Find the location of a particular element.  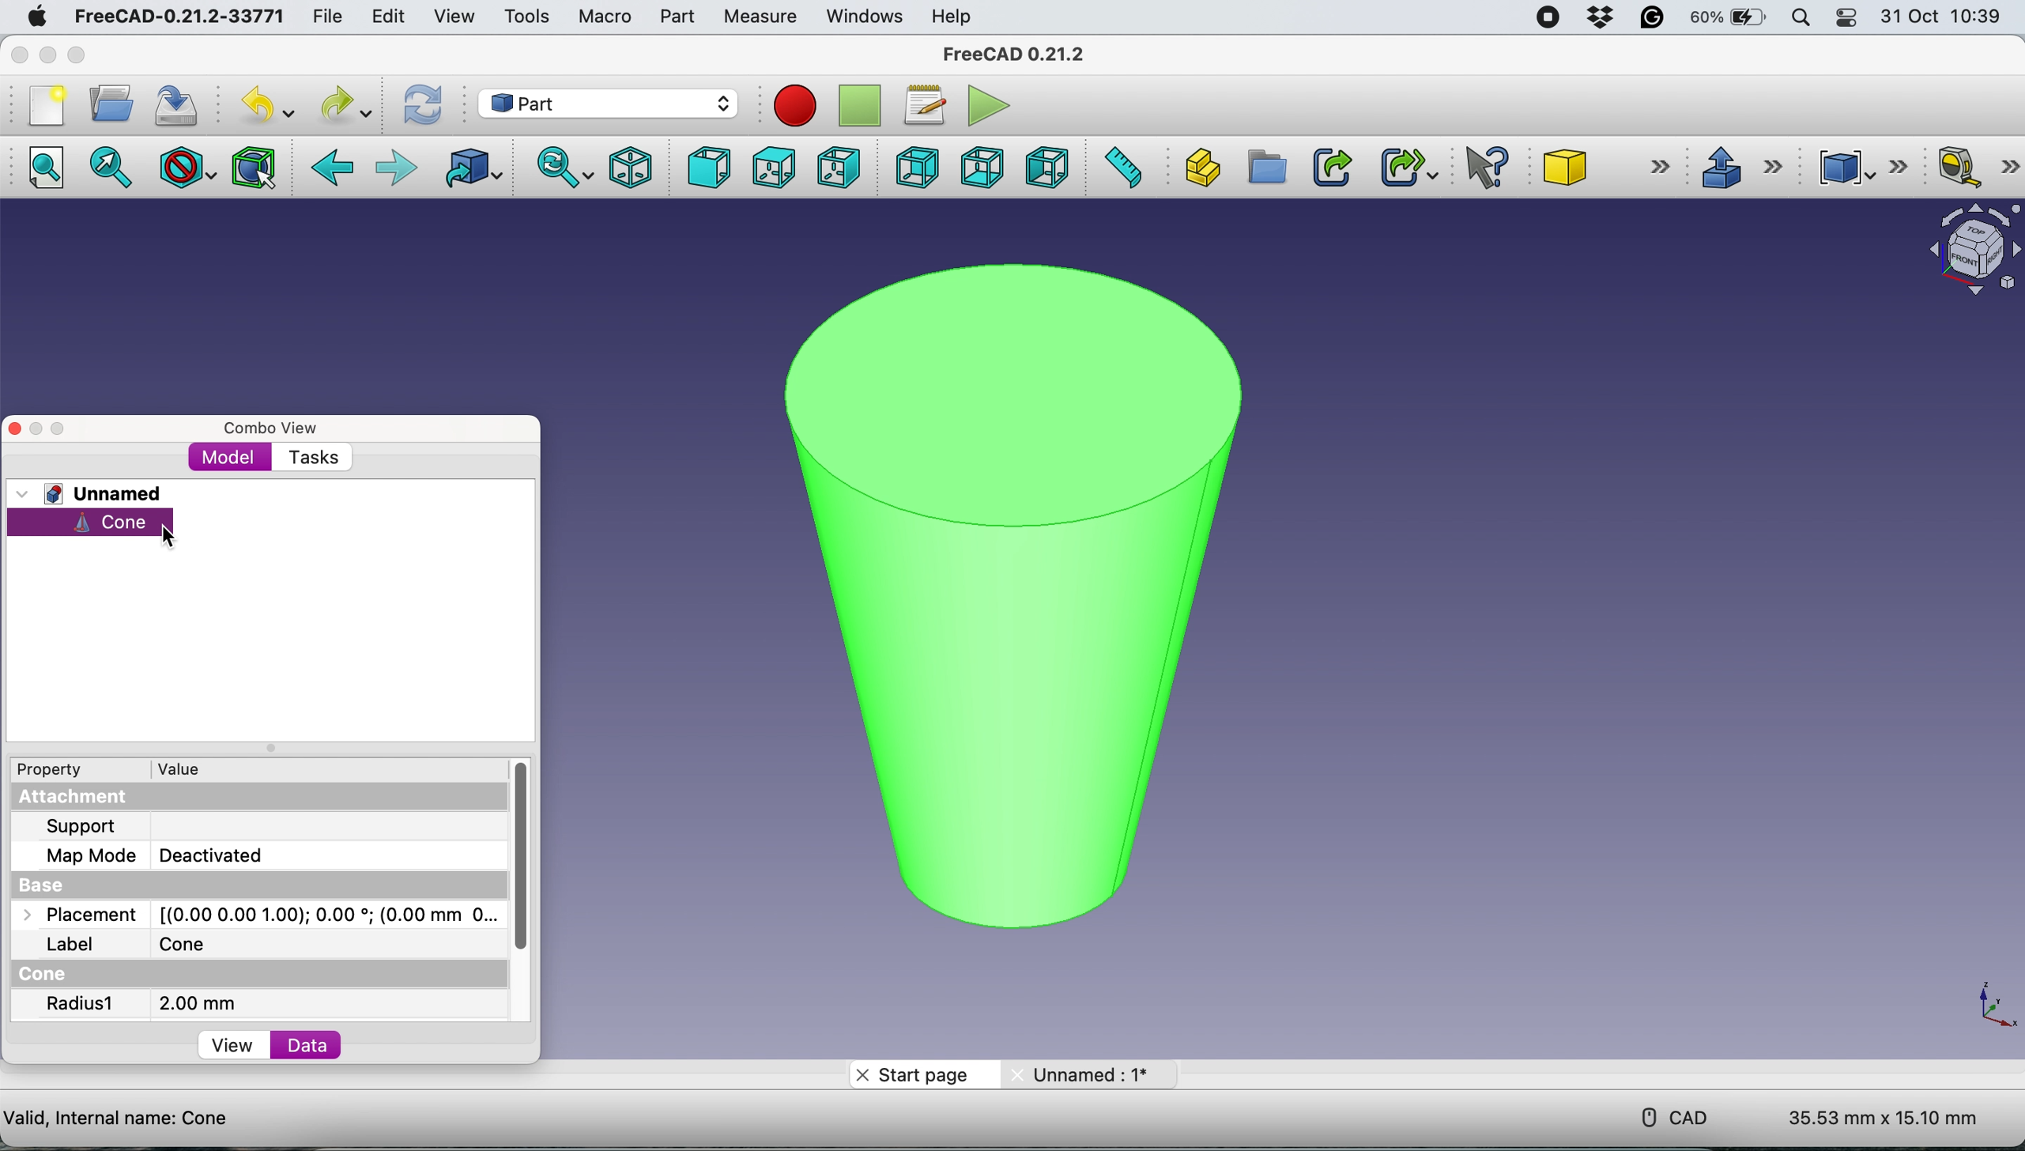

property is located at coordinates (61, 772).